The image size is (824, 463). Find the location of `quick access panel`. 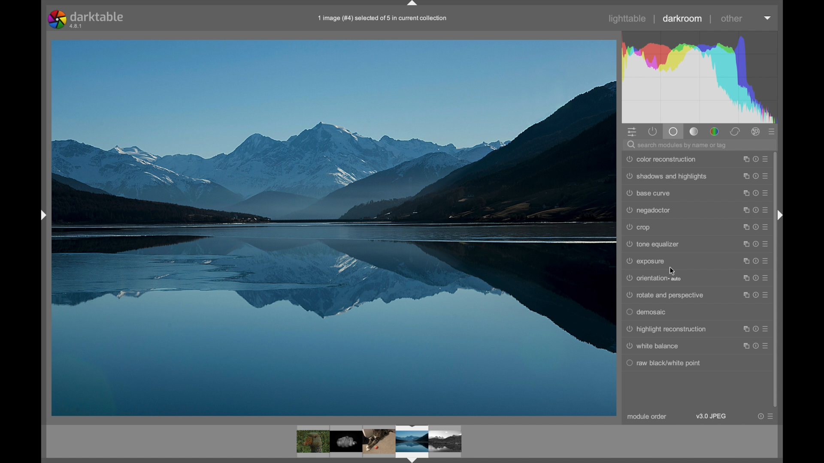

quick access panel is located at coordinates (631, 132).